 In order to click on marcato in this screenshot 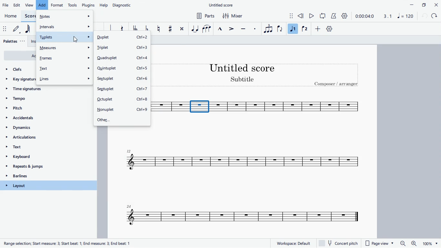, I will do `click(221, 28)`.